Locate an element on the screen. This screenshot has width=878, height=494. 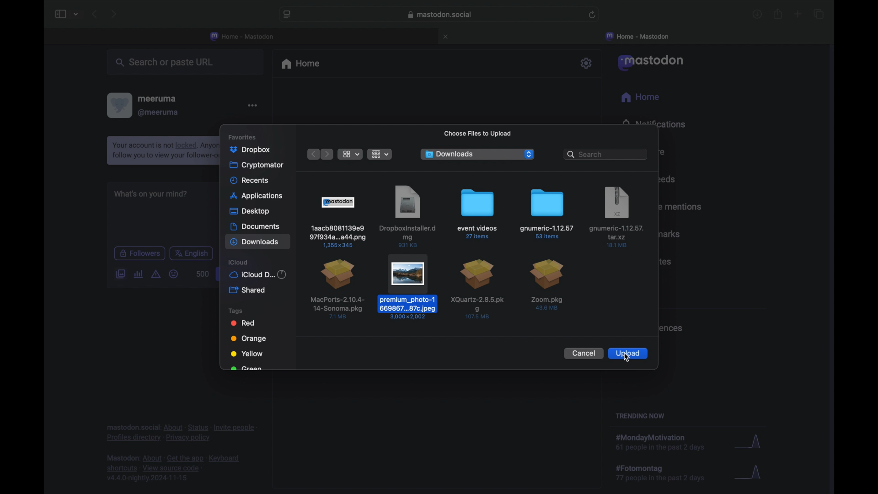
home mastodon is located at coordinates (637, 36).